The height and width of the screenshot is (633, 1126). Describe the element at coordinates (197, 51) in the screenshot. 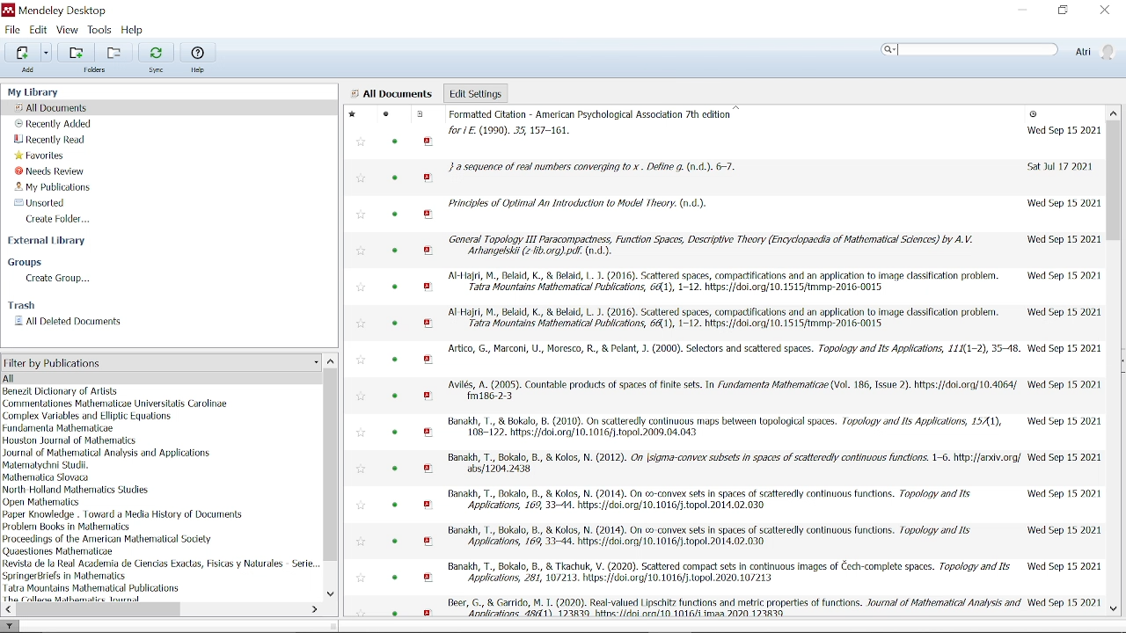

I see `Help` at that location.